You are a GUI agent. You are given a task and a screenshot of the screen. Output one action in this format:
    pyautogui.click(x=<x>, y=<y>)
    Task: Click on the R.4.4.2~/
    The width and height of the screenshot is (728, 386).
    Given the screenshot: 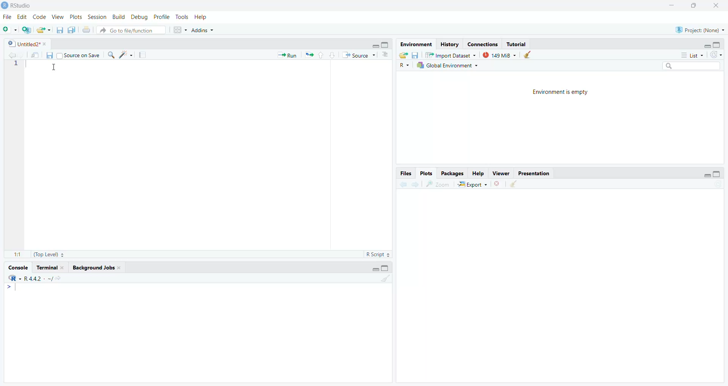 What is the action you would take?
    pyautogui.click(x=36, y=279)
    